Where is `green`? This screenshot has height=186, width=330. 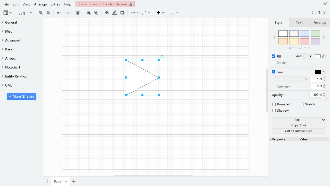
green is located at coordinates (316, 34).